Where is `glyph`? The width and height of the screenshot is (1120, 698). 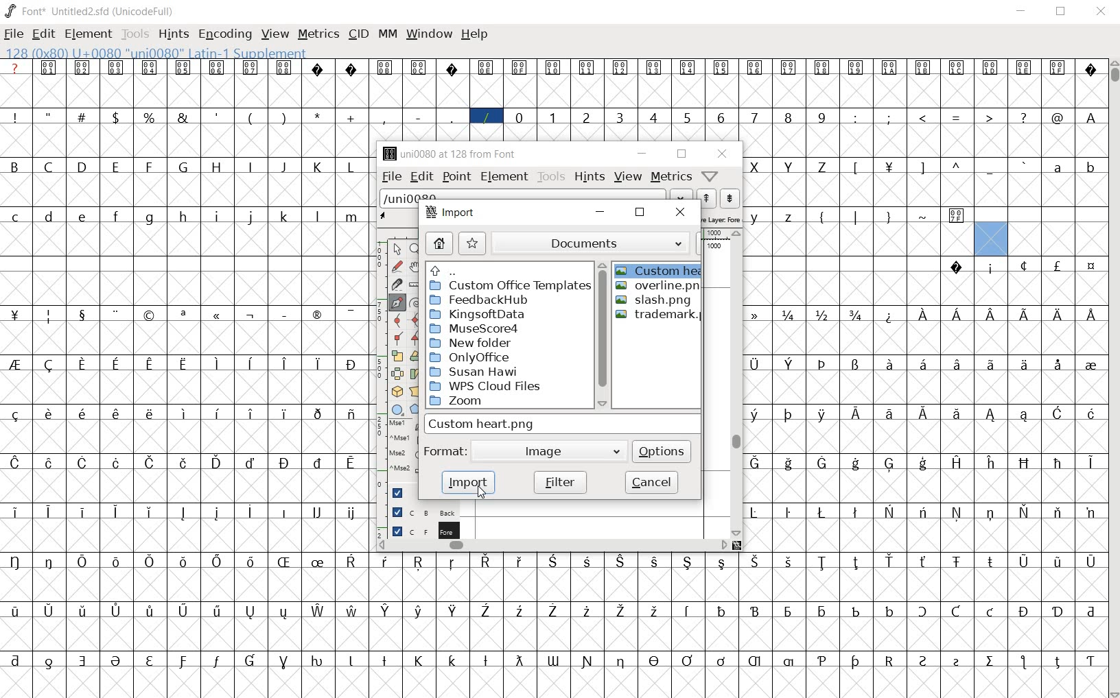
glyph is located at coordinates (218, 562).